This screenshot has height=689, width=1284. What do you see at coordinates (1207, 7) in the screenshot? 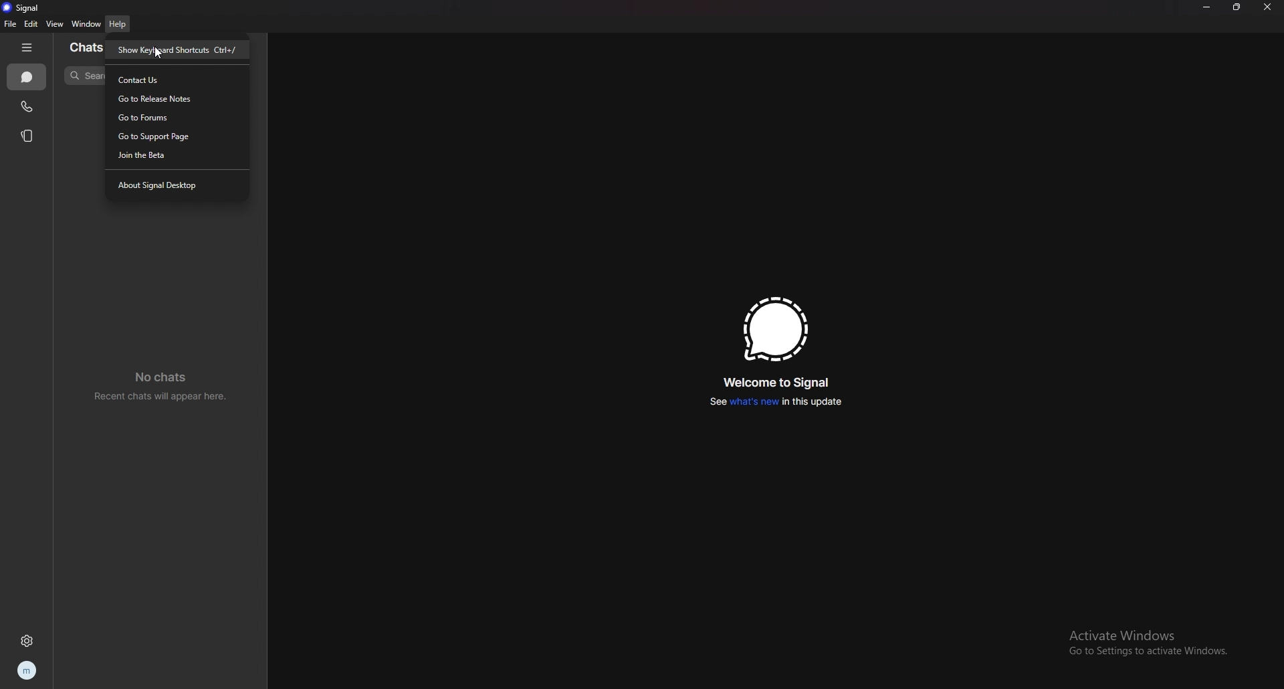
I see `minimize` at bounding box center [1207, 7].